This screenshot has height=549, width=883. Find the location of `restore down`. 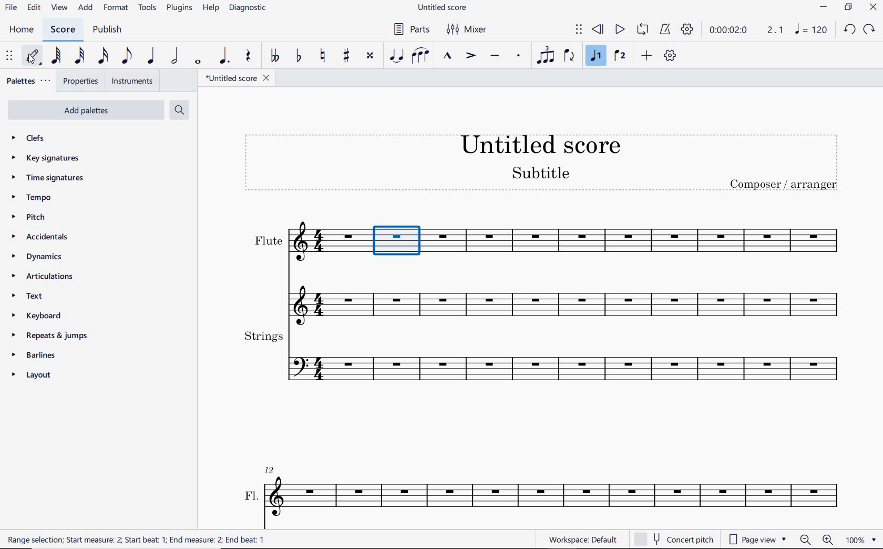

restore down is located at coordinates (847, 8).